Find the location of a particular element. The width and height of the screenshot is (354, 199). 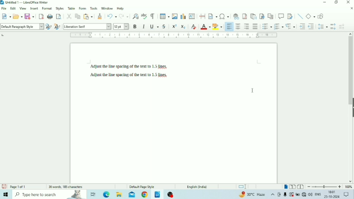

Insert Table is located at coordinates (165, 16).